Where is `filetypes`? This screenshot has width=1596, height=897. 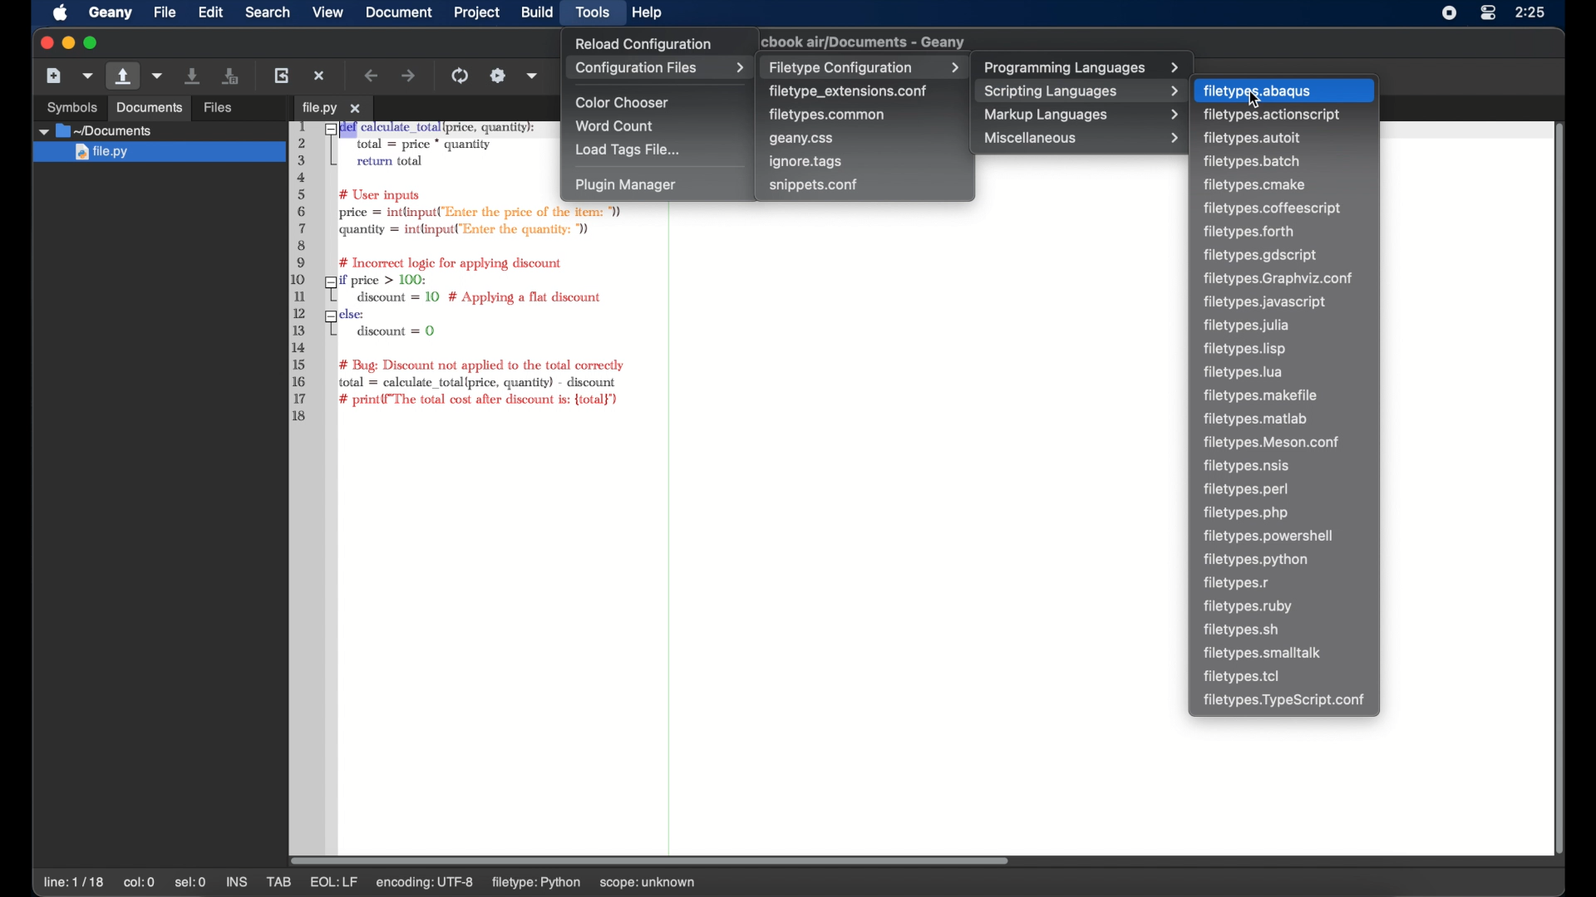 filetypes is located at coordinates (1275, 443).